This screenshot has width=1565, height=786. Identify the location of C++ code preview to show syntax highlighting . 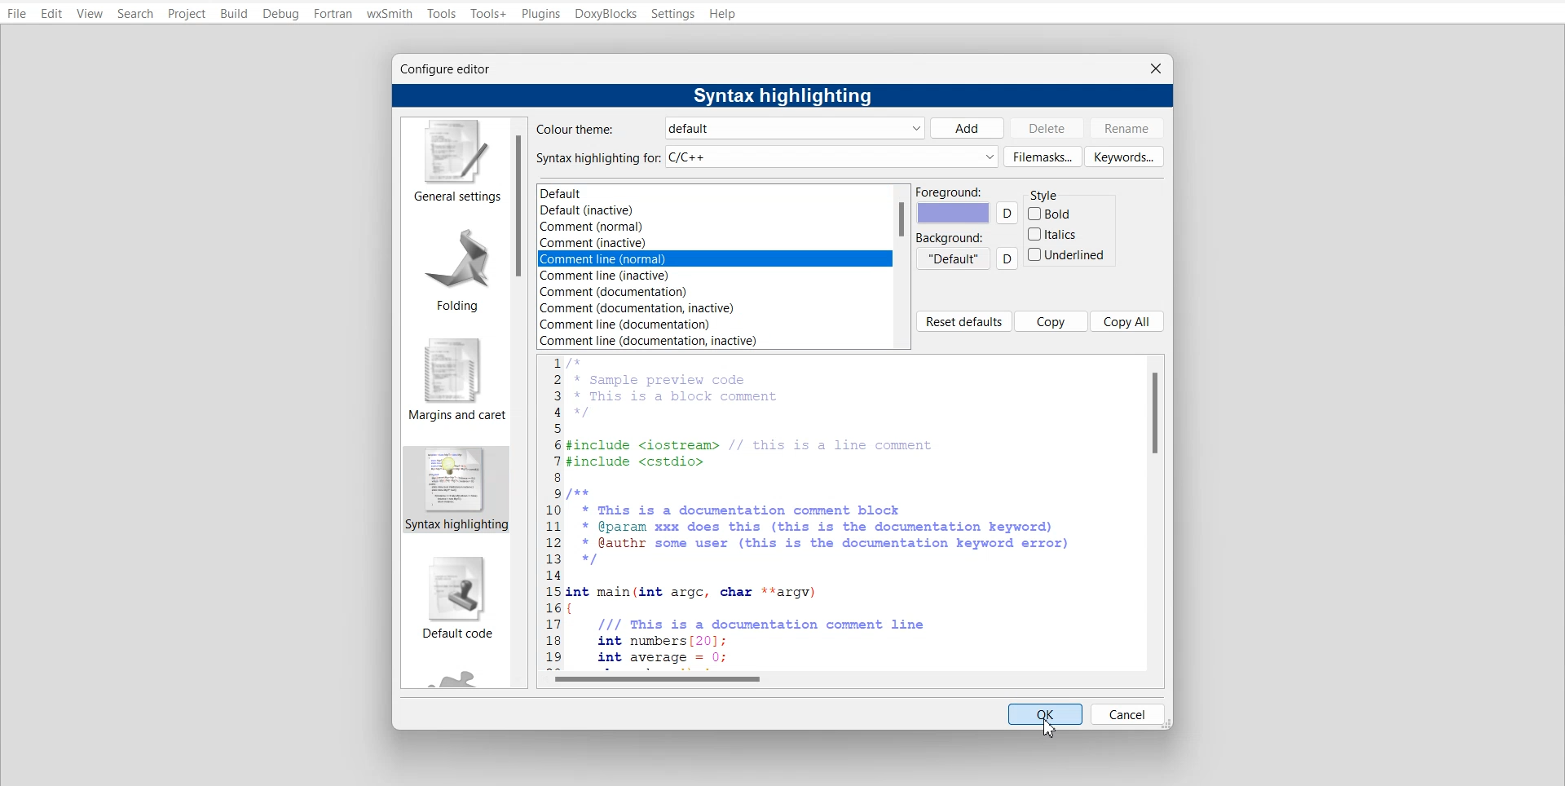
(838, 512).